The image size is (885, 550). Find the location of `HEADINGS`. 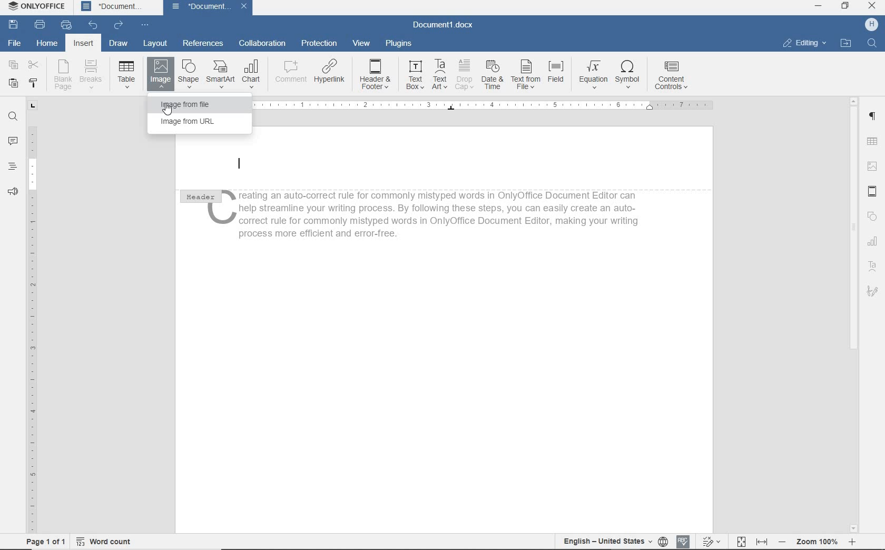

HEADINGS is located at coordinates (13, 166).